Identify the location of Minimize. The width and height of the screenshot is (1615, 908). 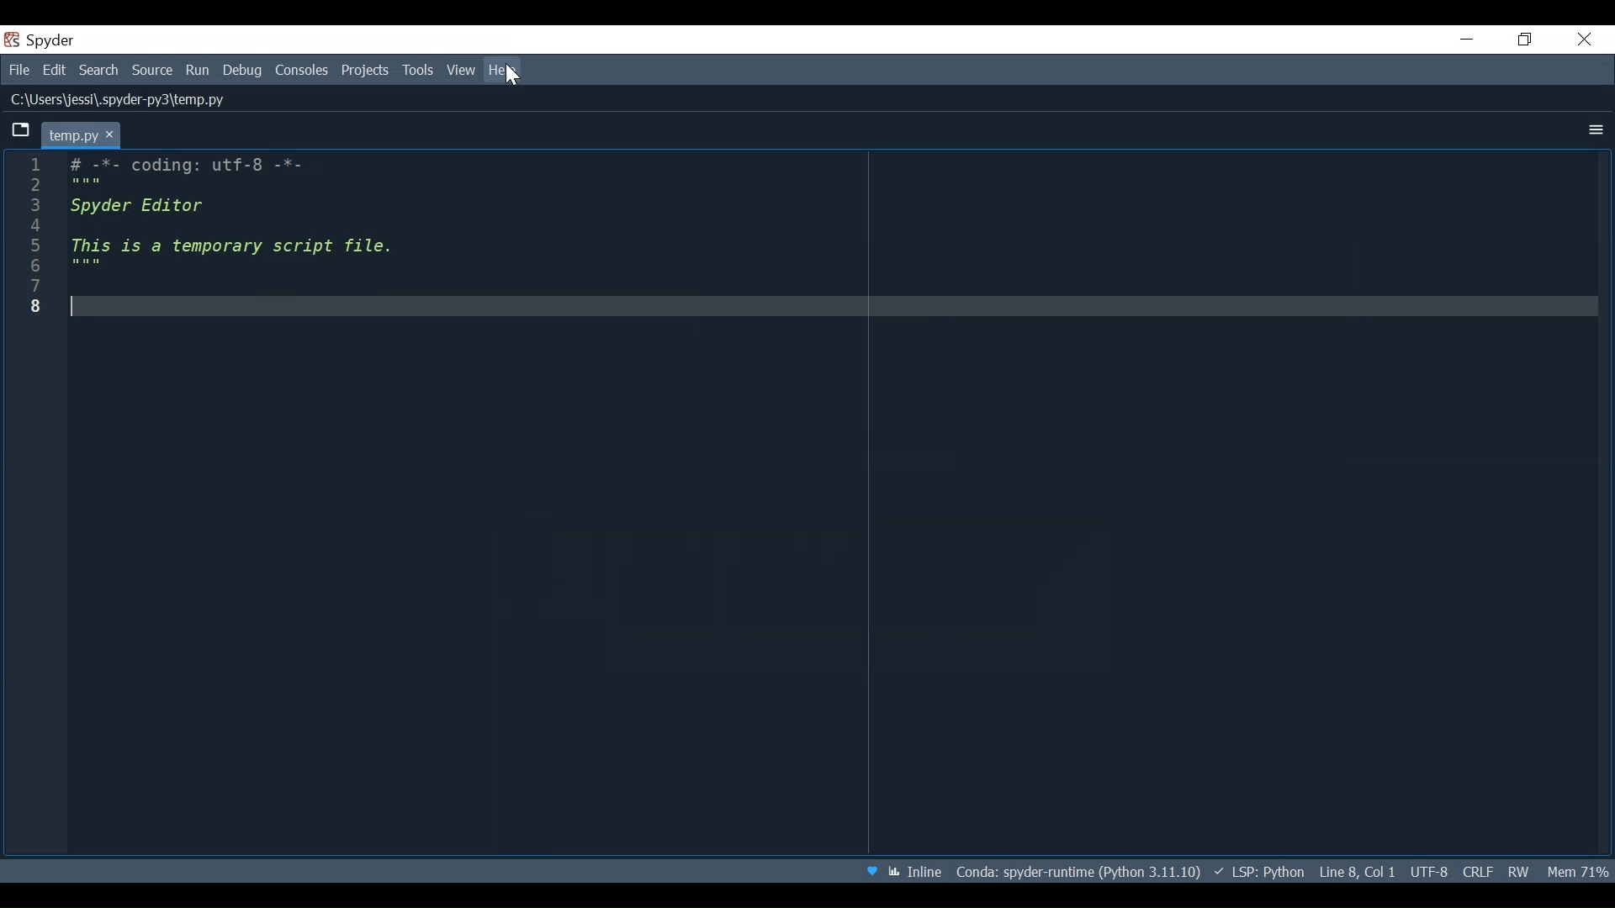
(1467, 40).